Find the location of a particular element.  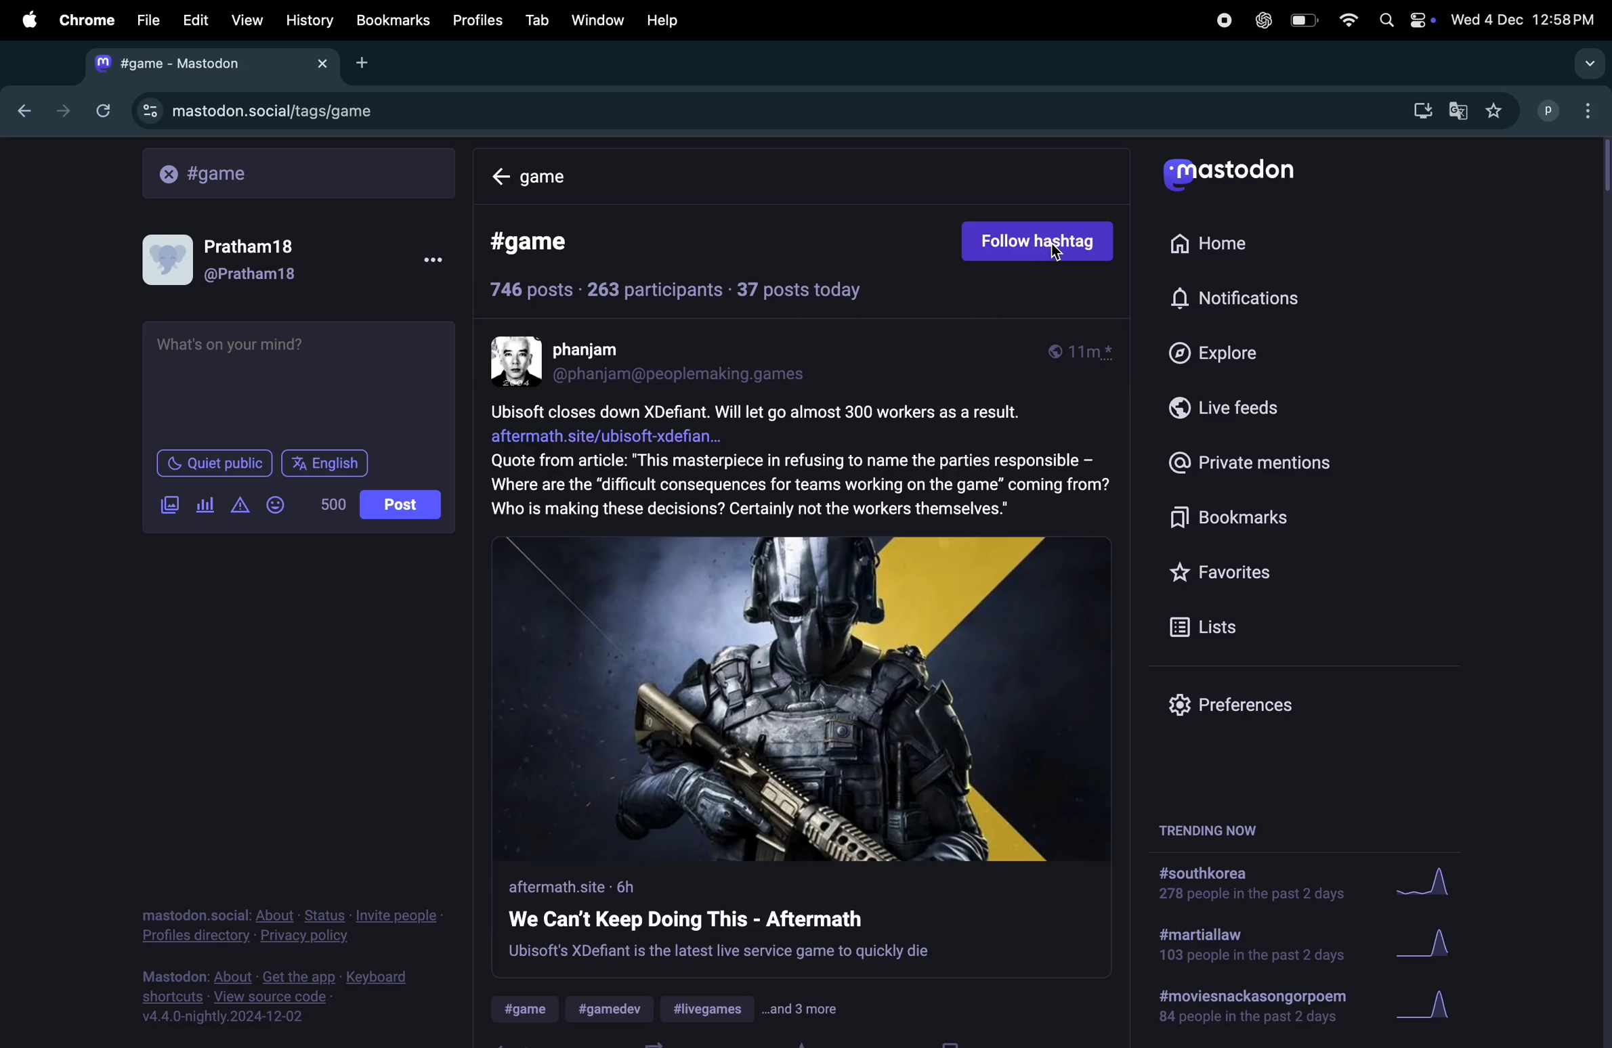

Bookmarks is located at coordinates (1272, 519).